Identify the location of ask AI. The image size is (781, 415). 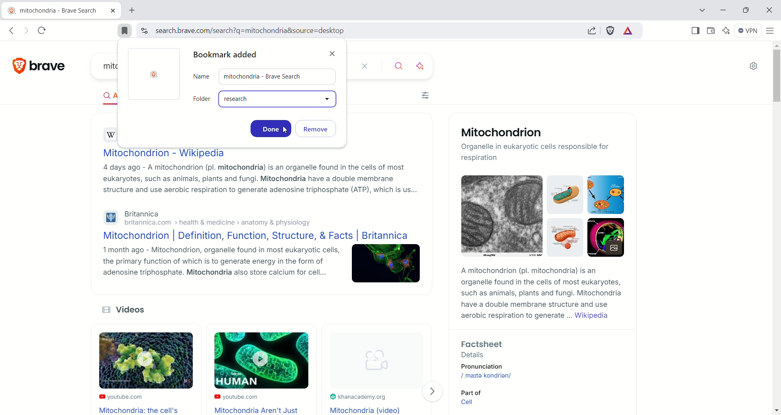
(421, 65).